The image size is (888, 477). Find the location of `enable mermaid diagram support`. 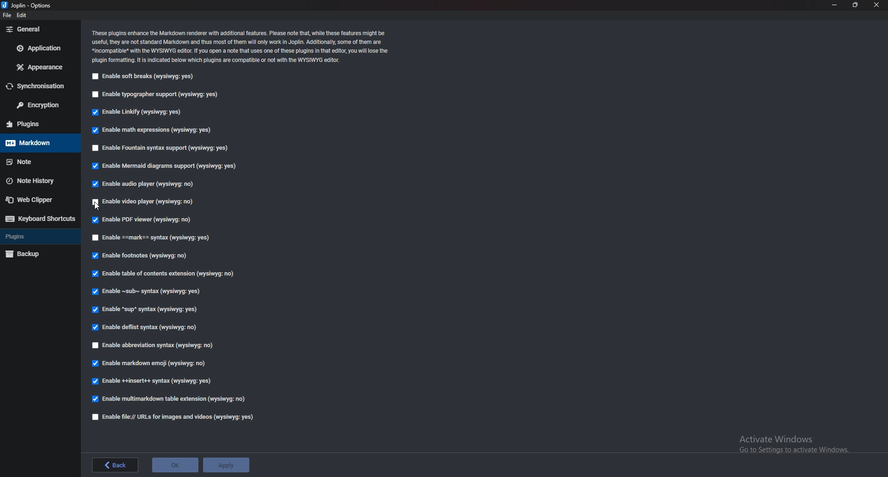

enable mermaid diagram support is located at coordinates (165, 167).